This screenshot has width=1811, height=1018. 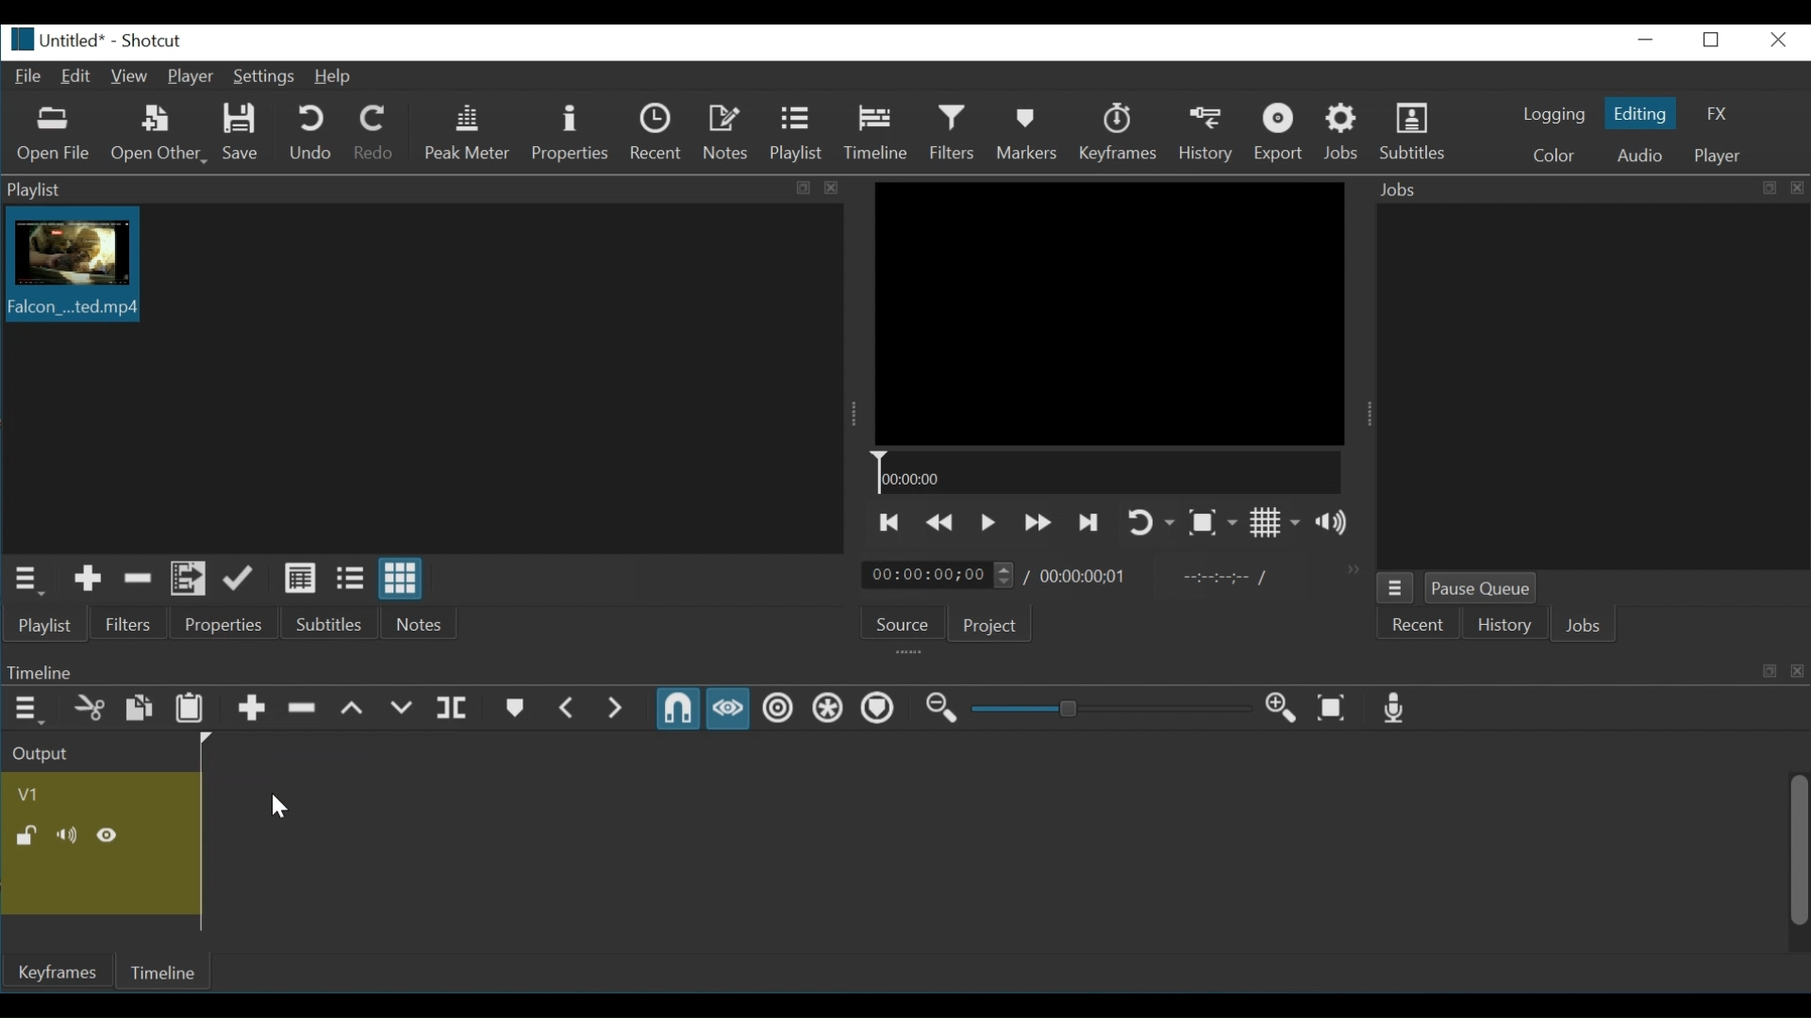 What do you see at coordinates (876, 131) in the screenshot?
I see `Timeline` at bounding box center [876, 131].